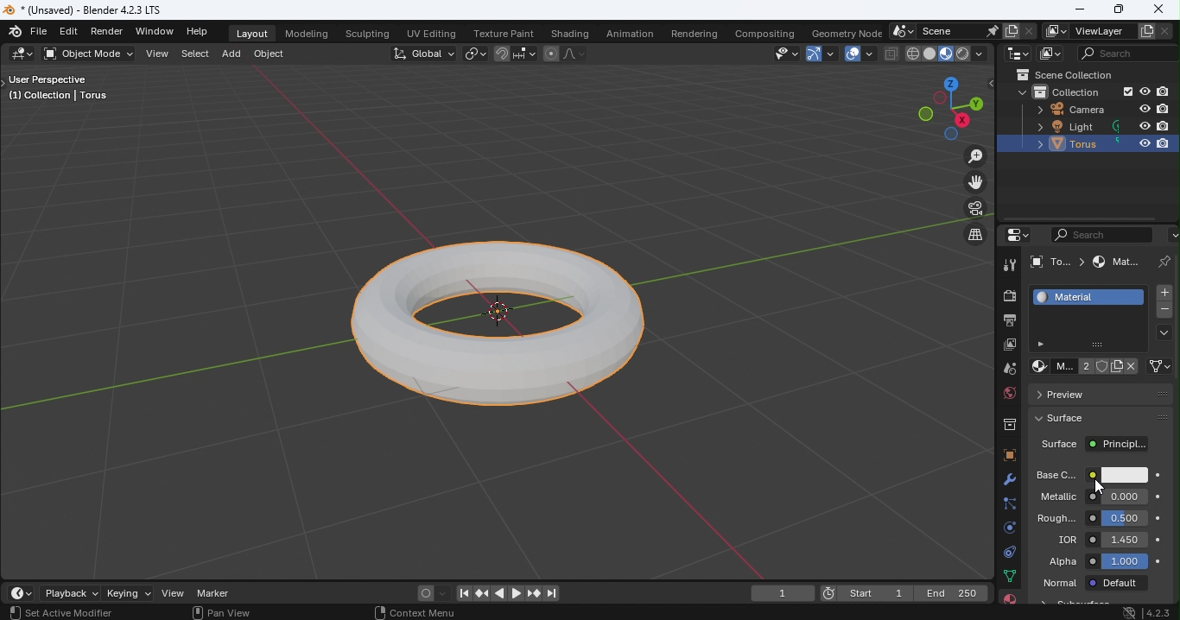 This screenshot has height=620, width=1180. Describe the element at coordinates (1161, 92) in the screenshot. I see `Disable in renders` at that location.